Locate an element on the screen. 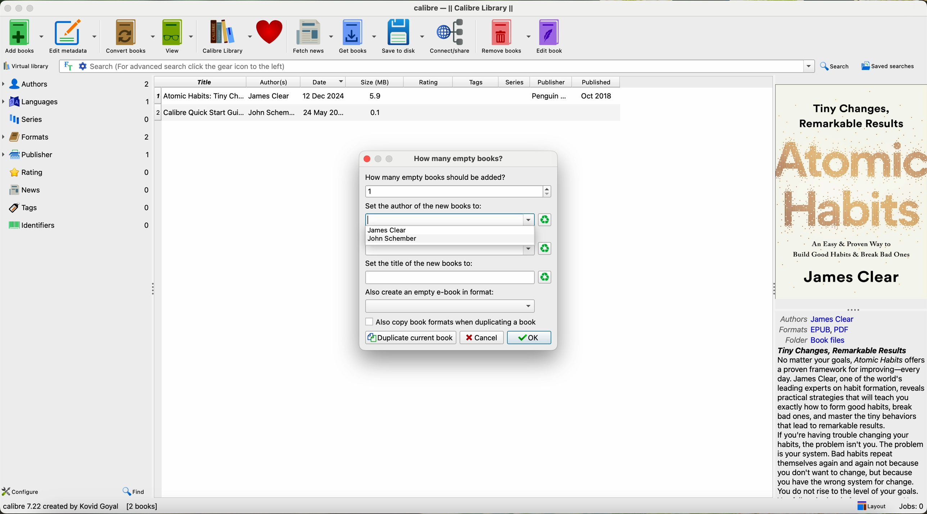  edit metadata is located at coordinates (74, 36).